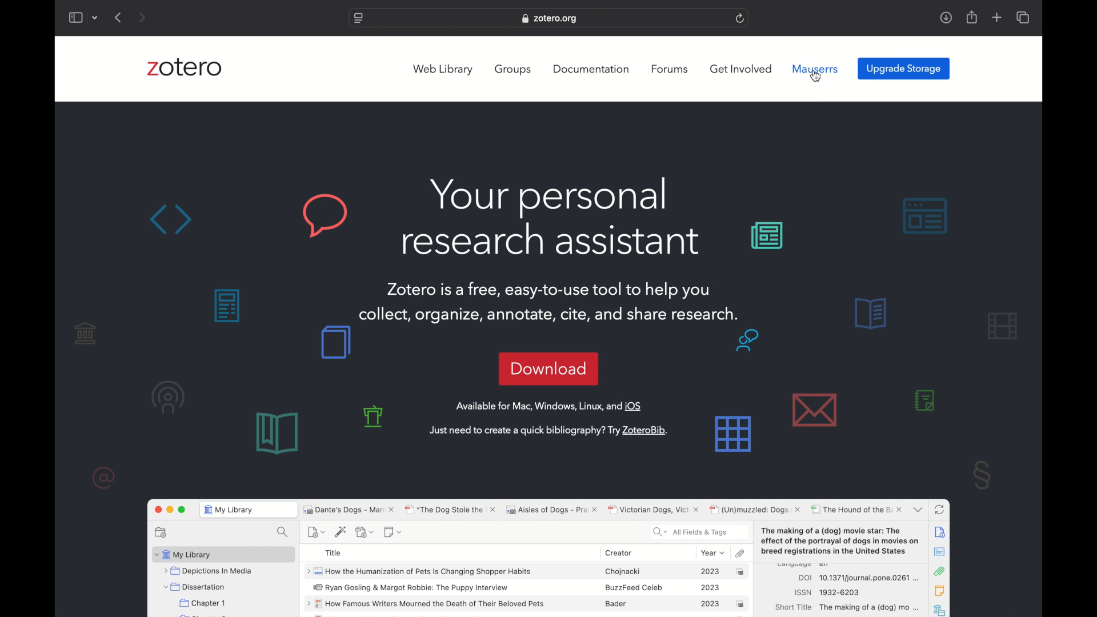 This screenshot has width=1097, height=617. Describe the element at coordinates (815, 69) in the screenshot. I see `mauserrs` at that location.